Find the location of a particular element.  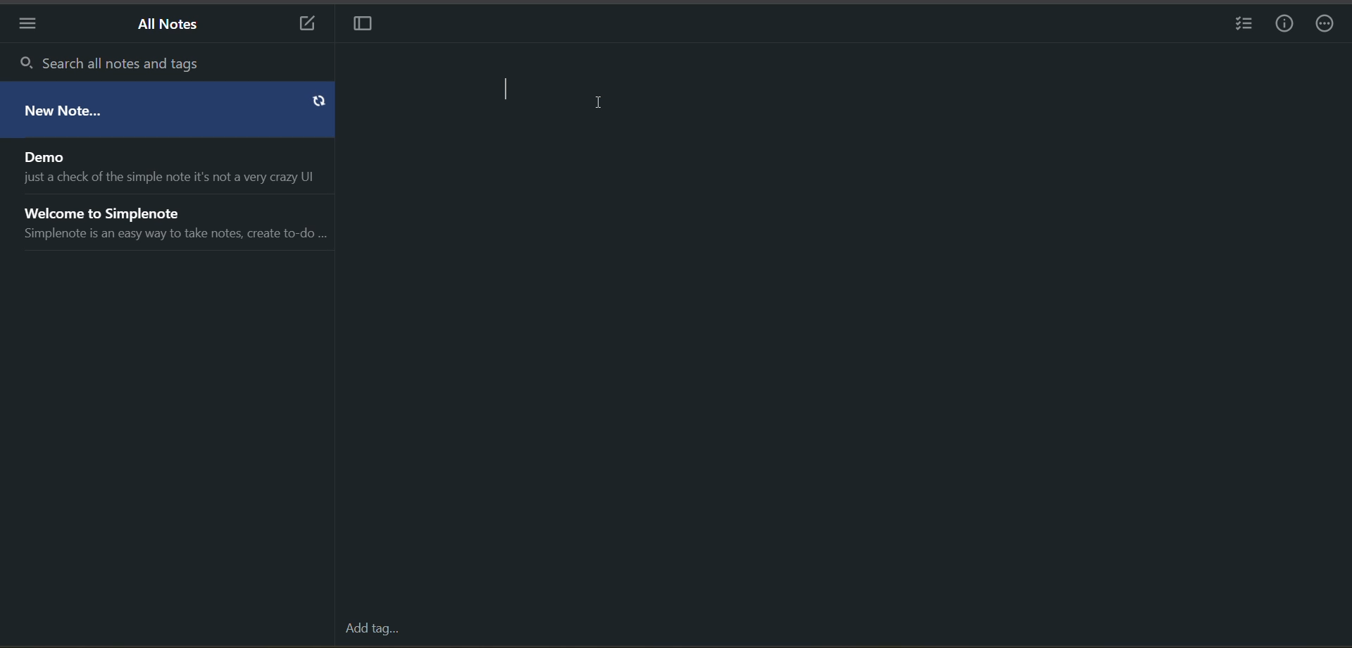

sync button is located at coordinates (318, 102).